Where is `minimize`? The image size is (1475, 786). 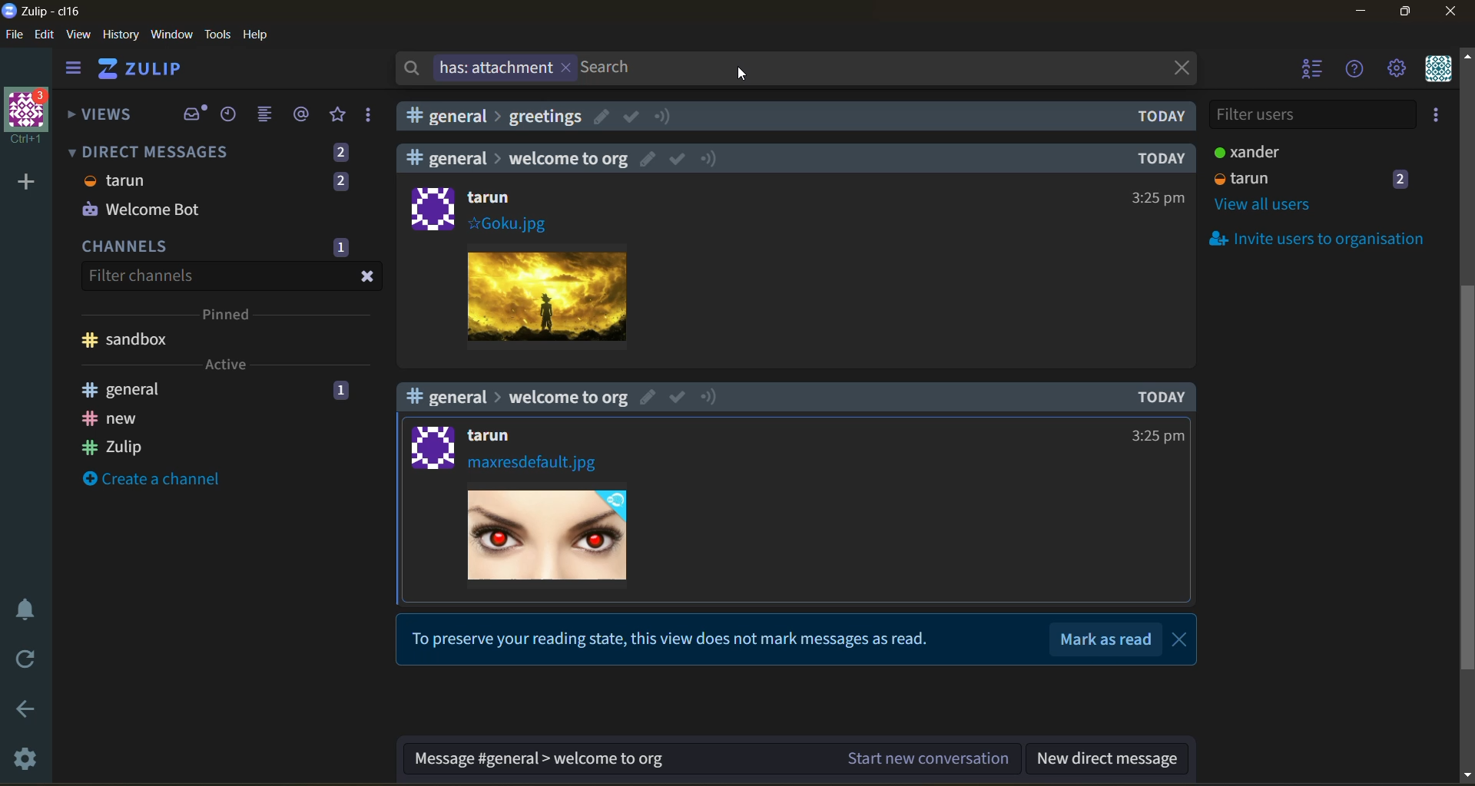
minimize is located at coordinates (1361, 12).